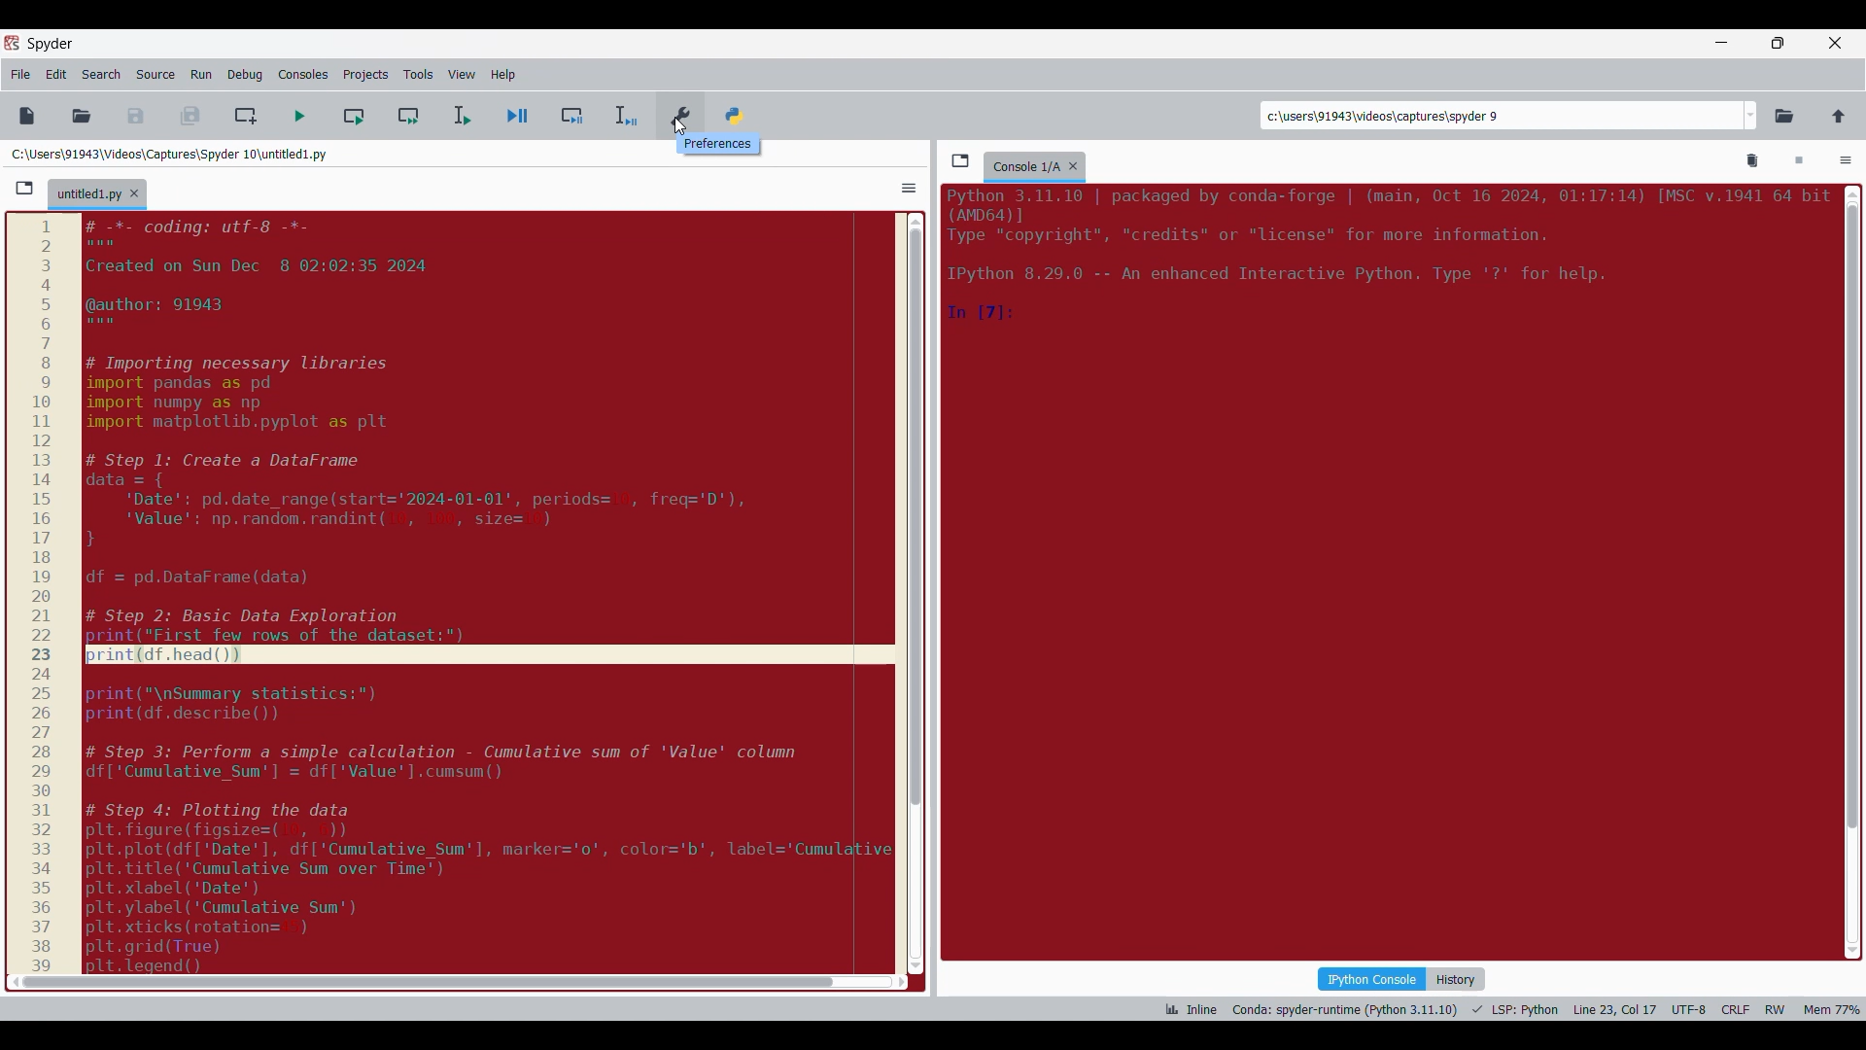  I want to click on Edit menu, so click(56, 75).